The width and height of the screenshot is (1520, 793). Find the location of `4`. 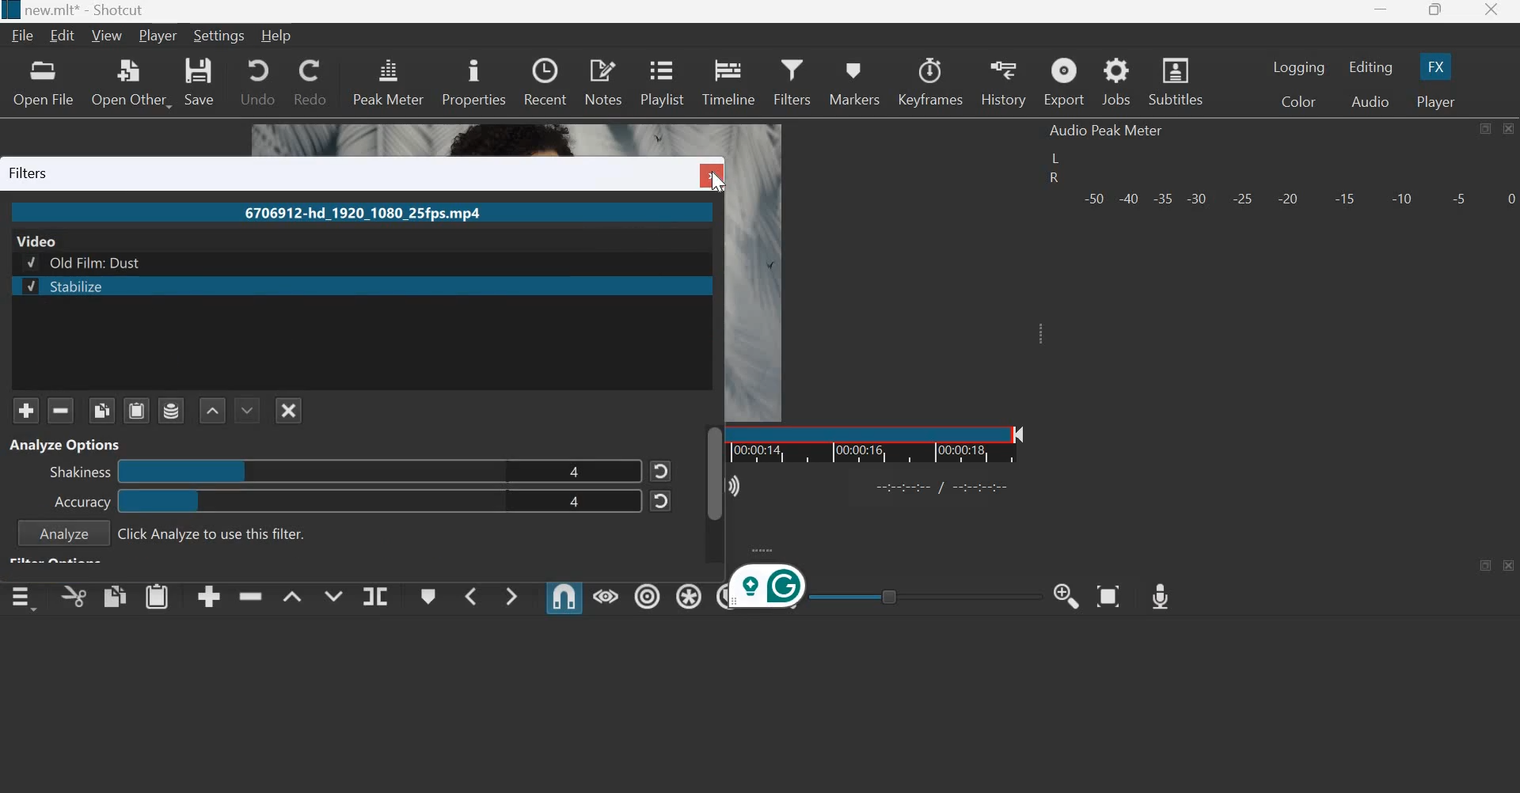

4 is located at coordinates (576, 506).